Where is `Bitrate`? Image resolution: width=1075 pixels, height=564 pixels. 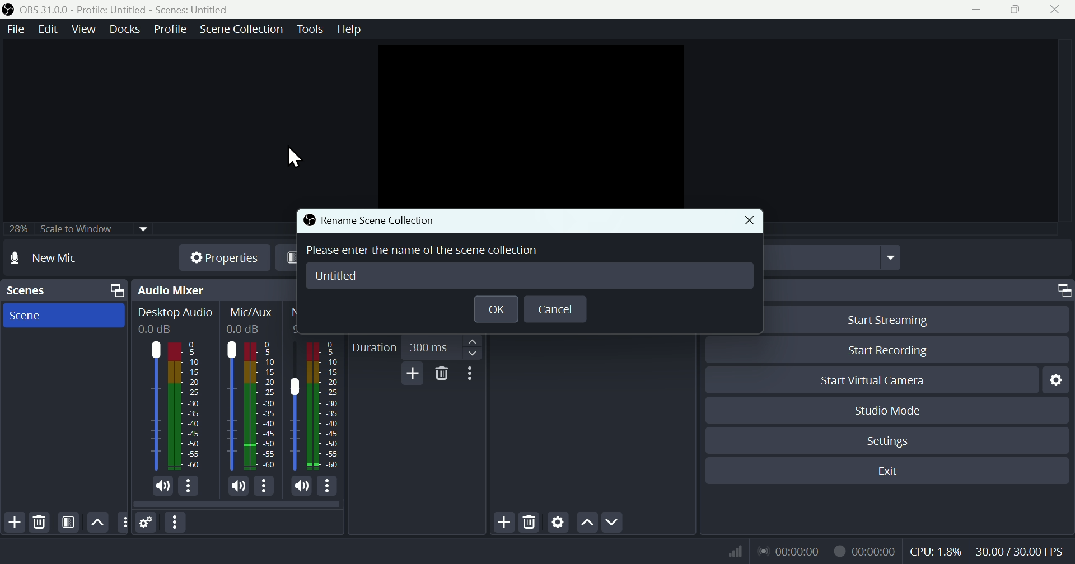
Bitrate is located at coordinates (736, 550).